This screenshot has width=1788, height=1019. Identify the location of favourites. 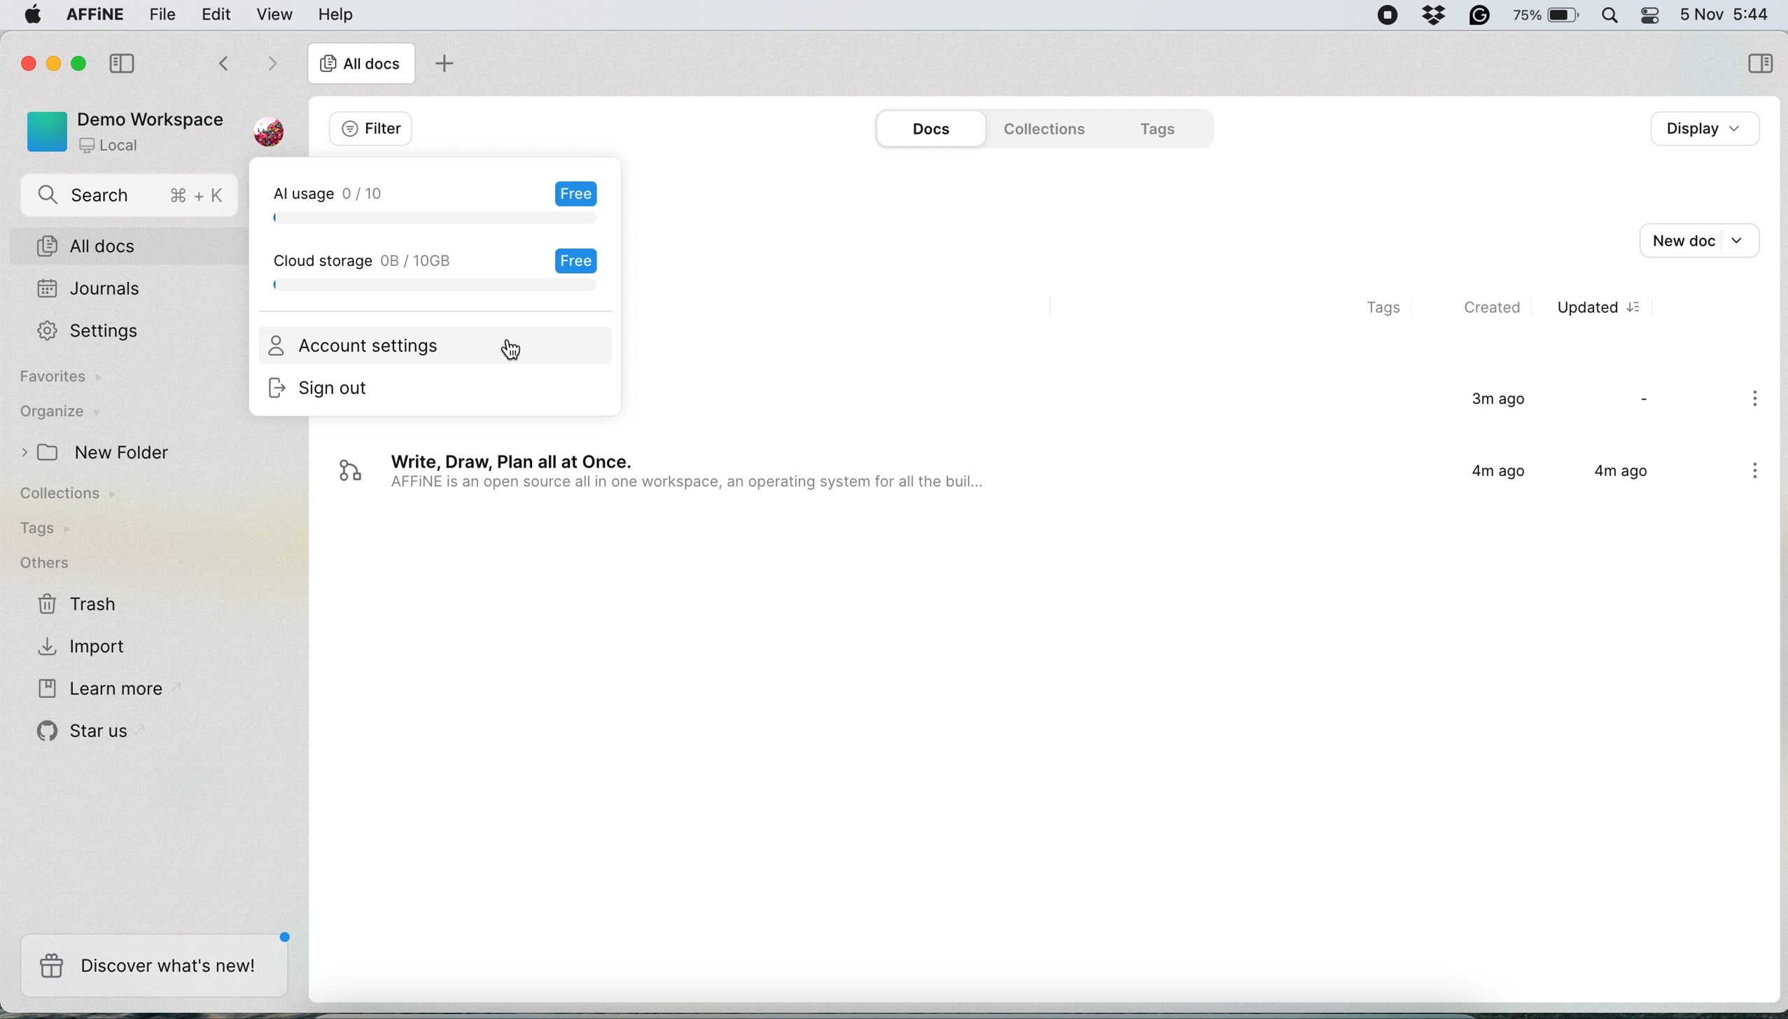
(64, 379).